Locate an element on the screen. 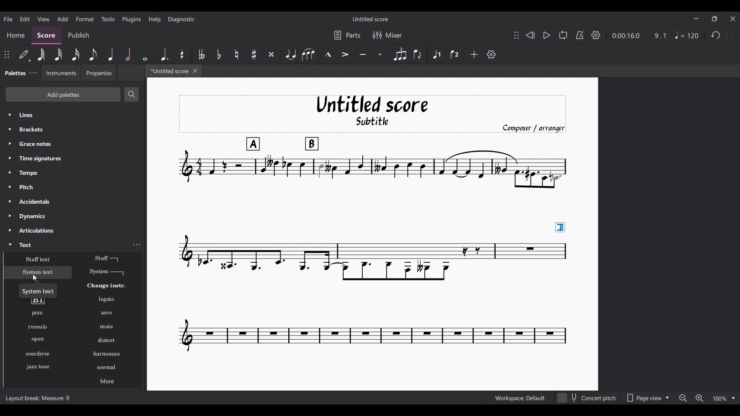 The width and height of the screenshot is (740, 416). Arko is located at coordinates (107, 313).